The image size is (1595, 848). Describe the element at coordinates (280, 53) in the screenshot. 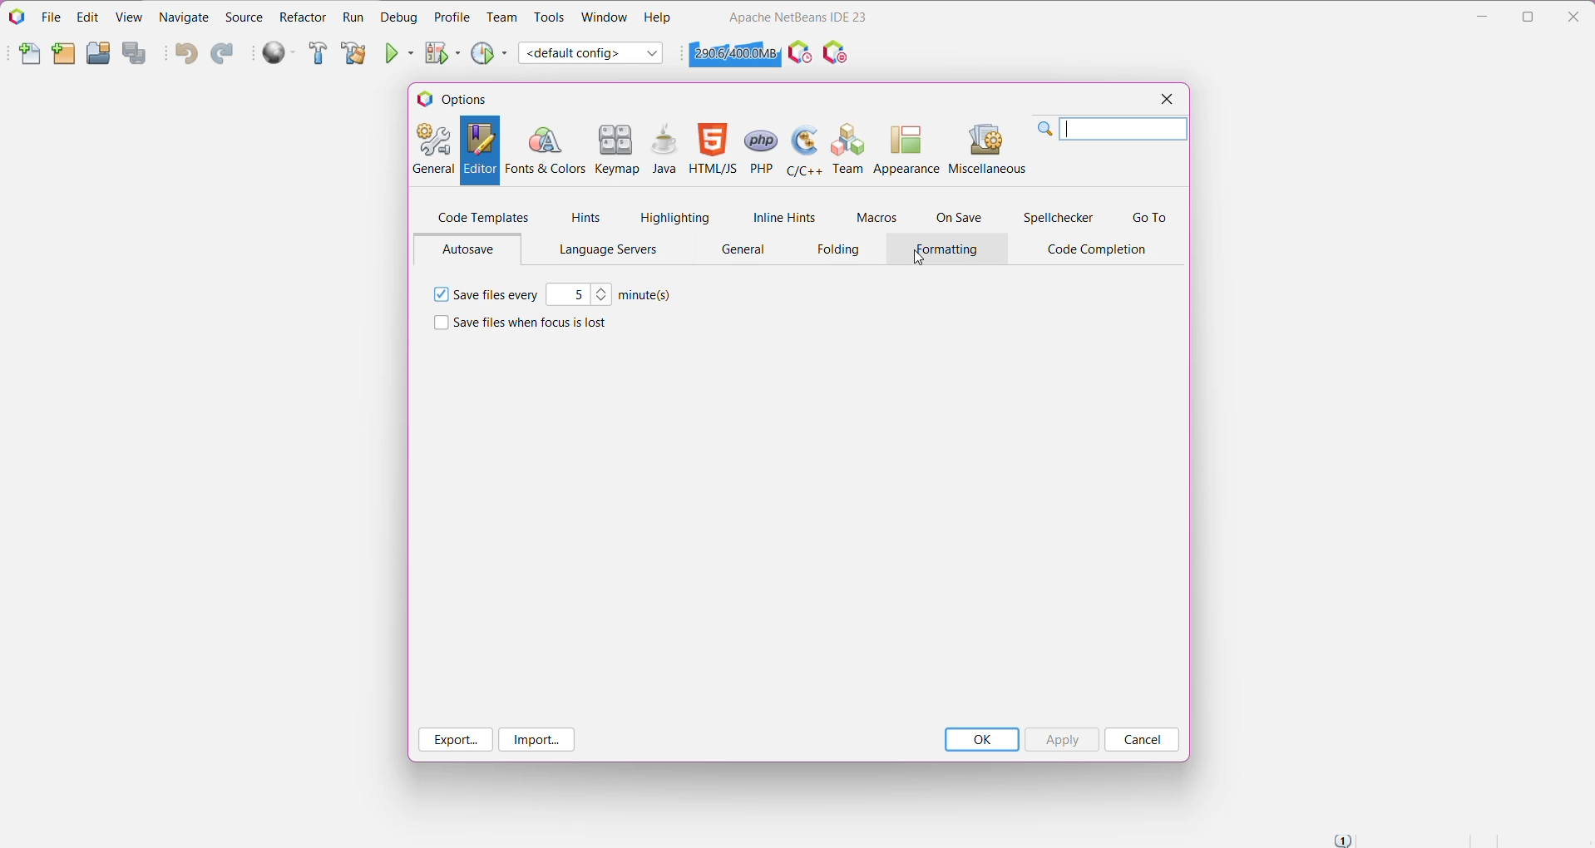

I see `Run All` at that location.